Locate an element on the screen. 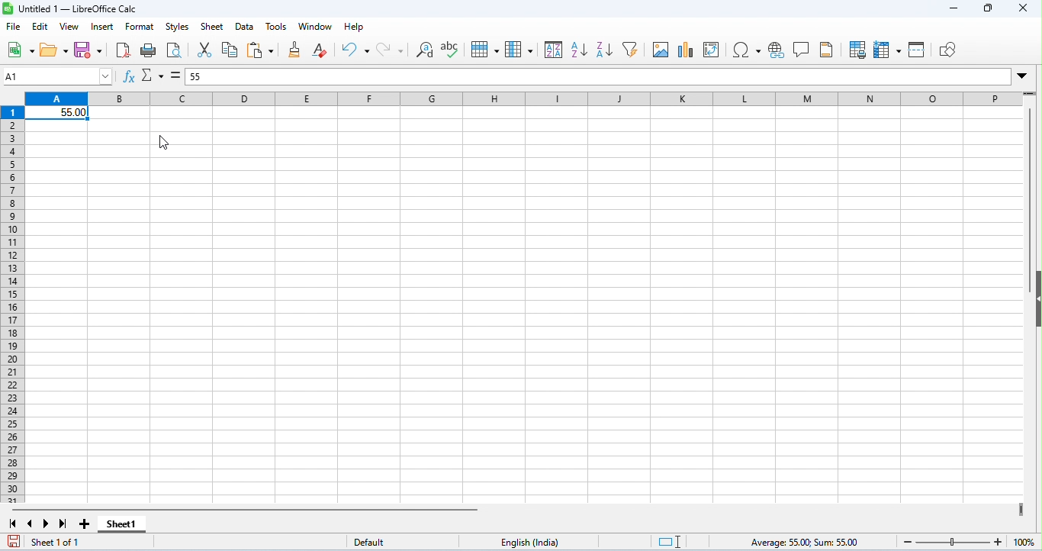  default is located at coordinates (361, 541).